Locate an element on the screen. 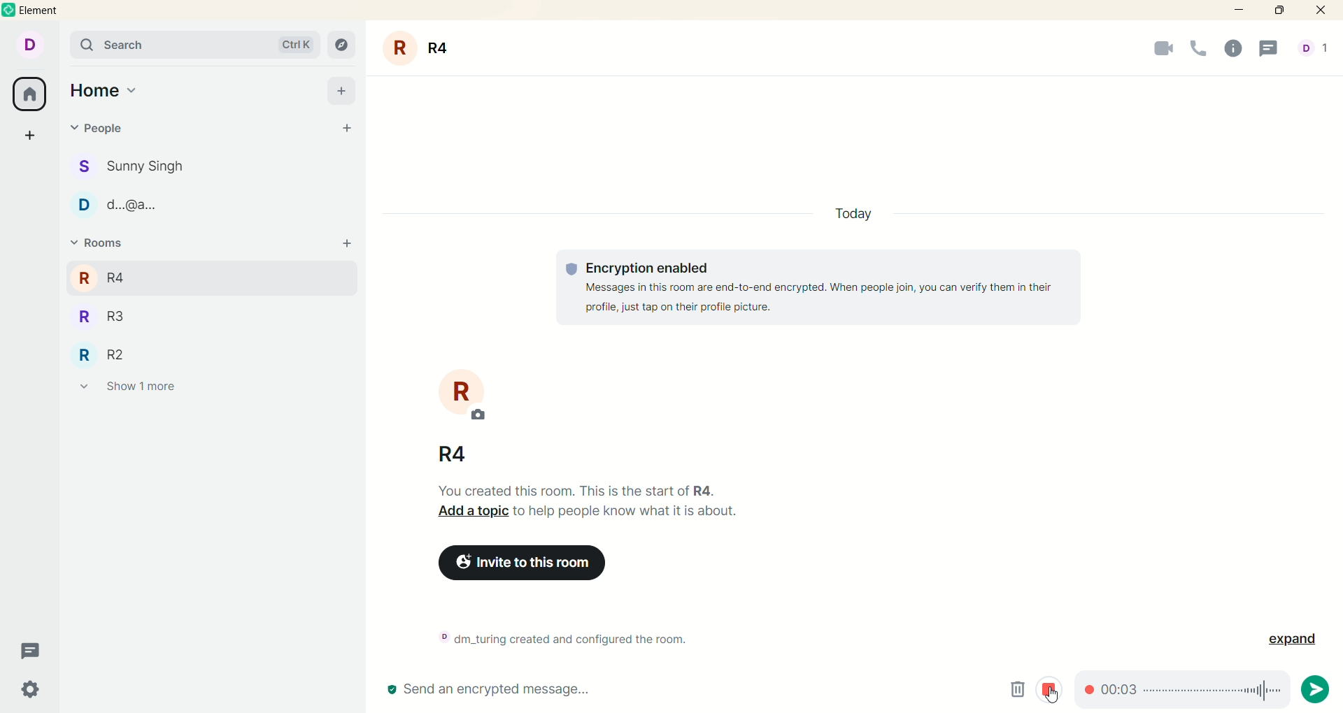 The image size is (1343, 713). text is located at coordinates (820, 288).